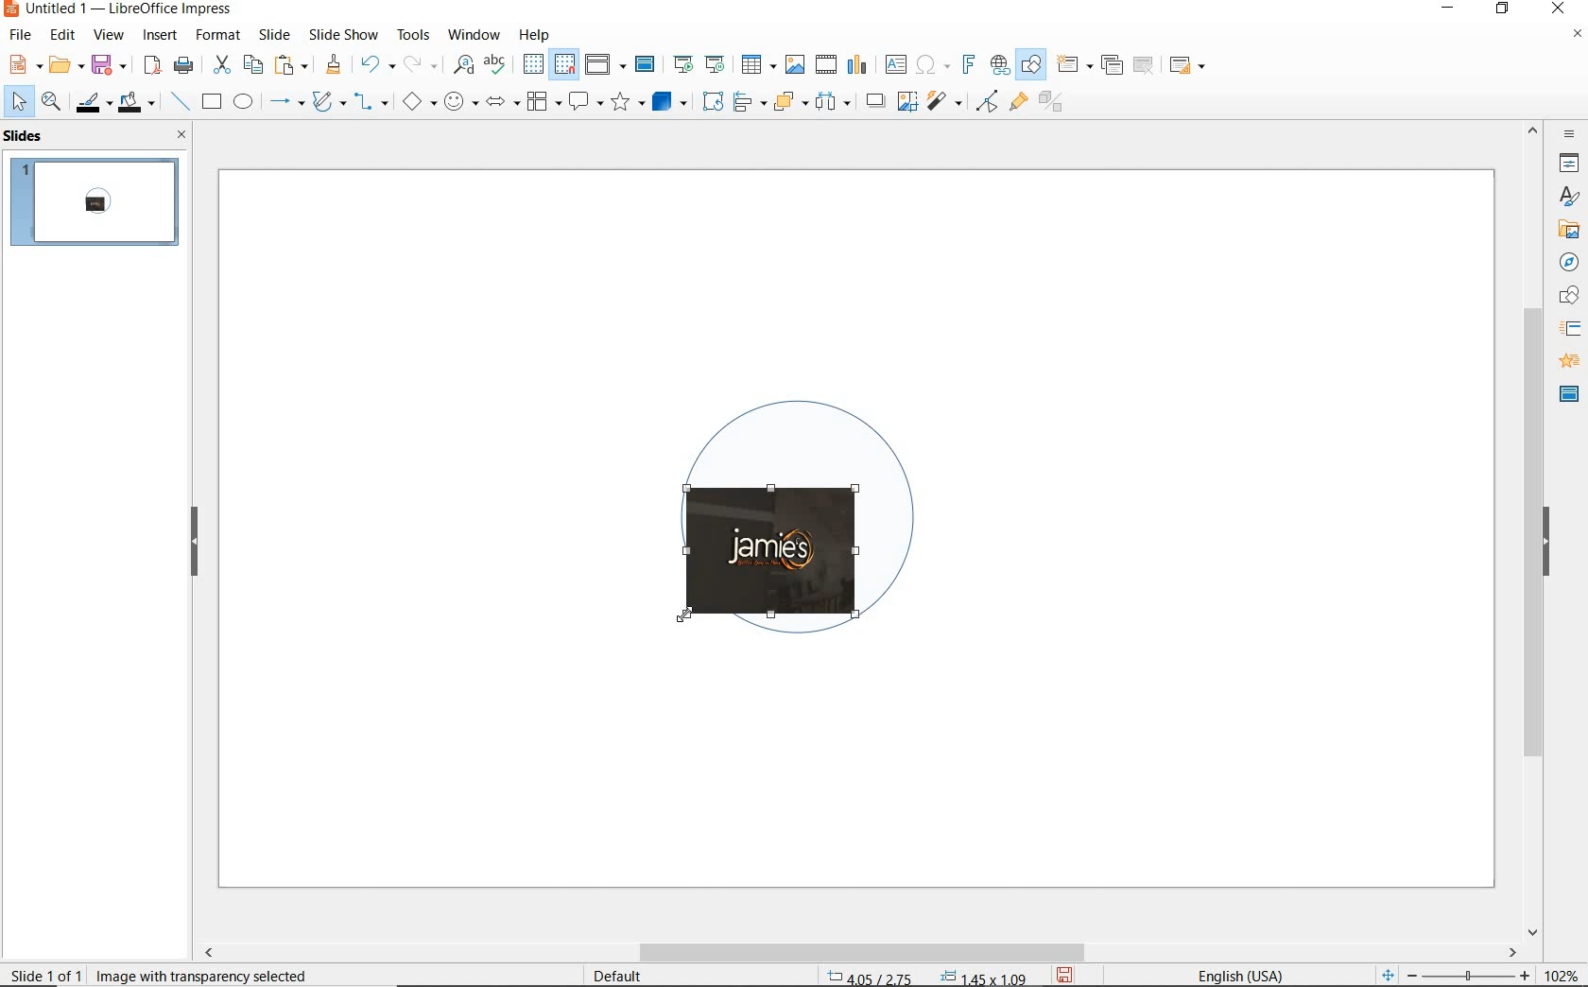 The image size is (1588, 987). What do you see at coordinates (374, 66) in the screenshot?
I see `undo` at bounding box center [374, 66].